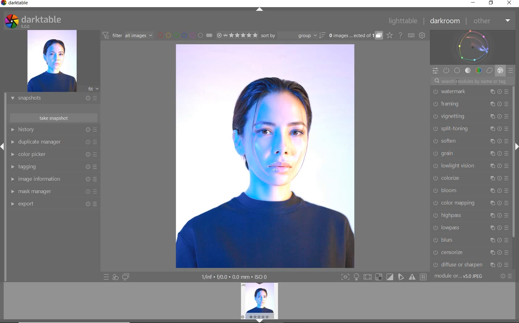  I want to click on IMAGE INFORMATION, so click(52, 181).